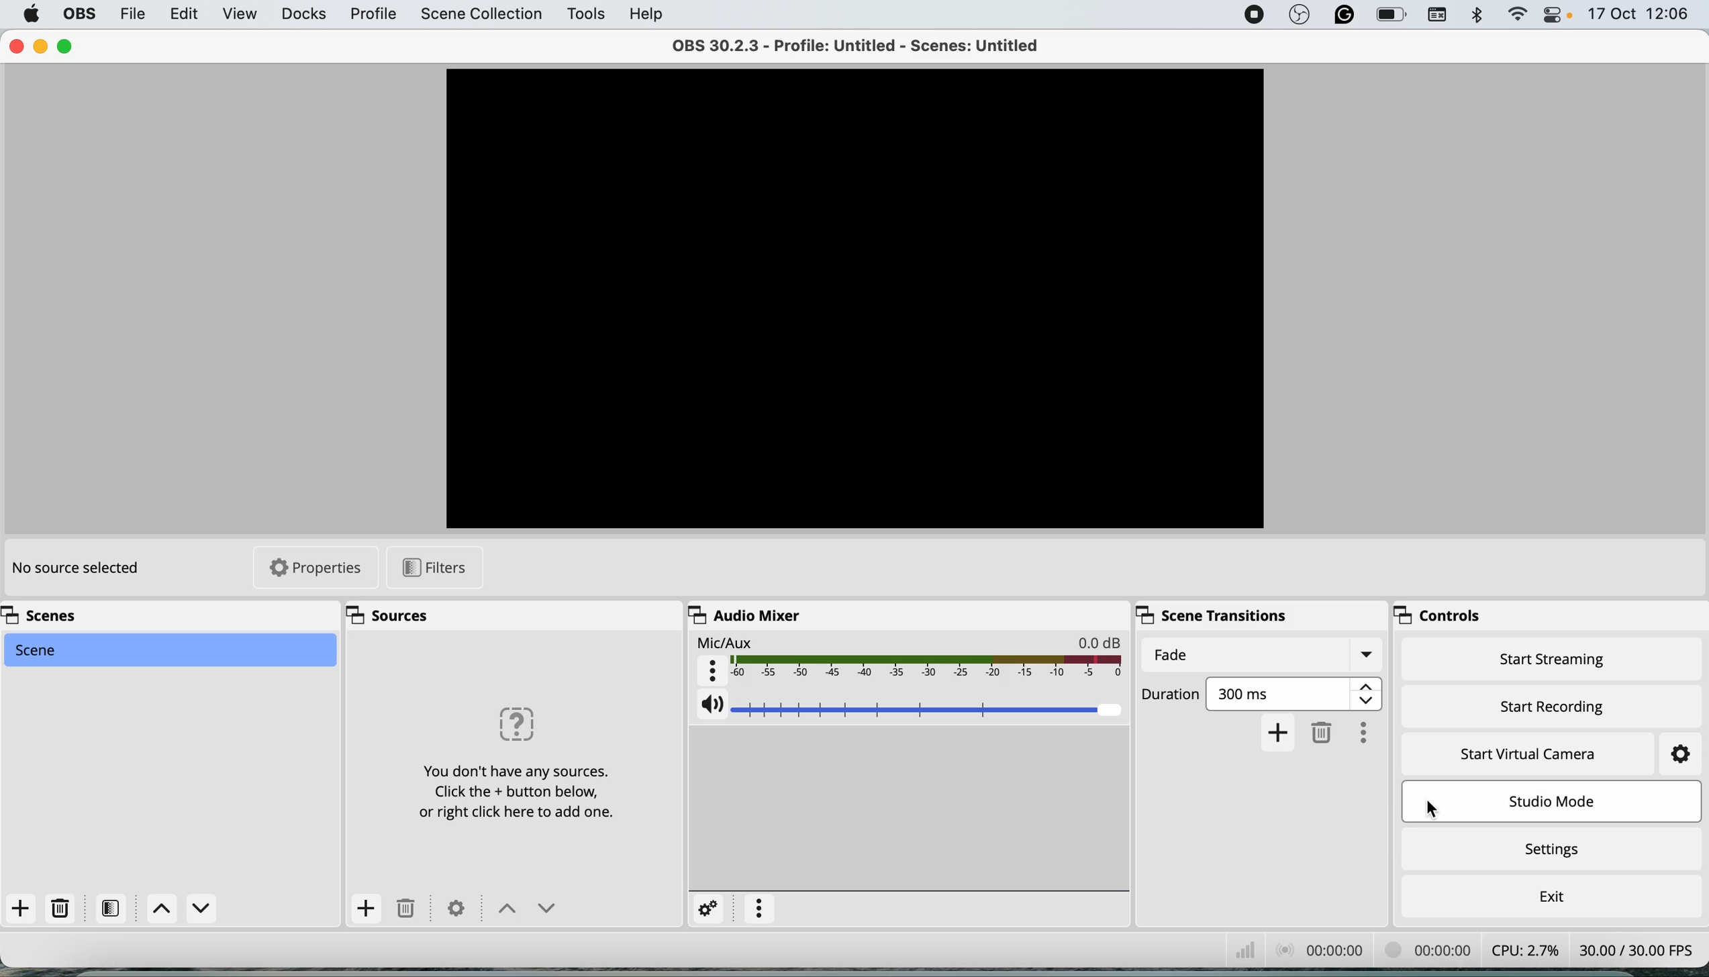 This screenshot has width=1709, height=977. What do you see at coordinates (762, 909) in the screenshot?
I see `more settings` at bounding box center [762, 909].